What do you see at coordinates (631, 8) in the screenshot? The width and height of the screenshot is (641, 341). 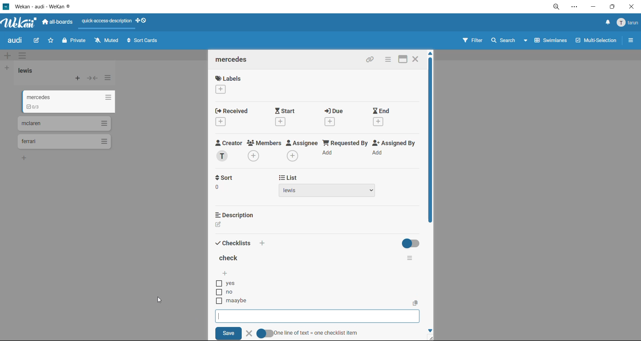 I see `close` at bounding box center [631, 8].